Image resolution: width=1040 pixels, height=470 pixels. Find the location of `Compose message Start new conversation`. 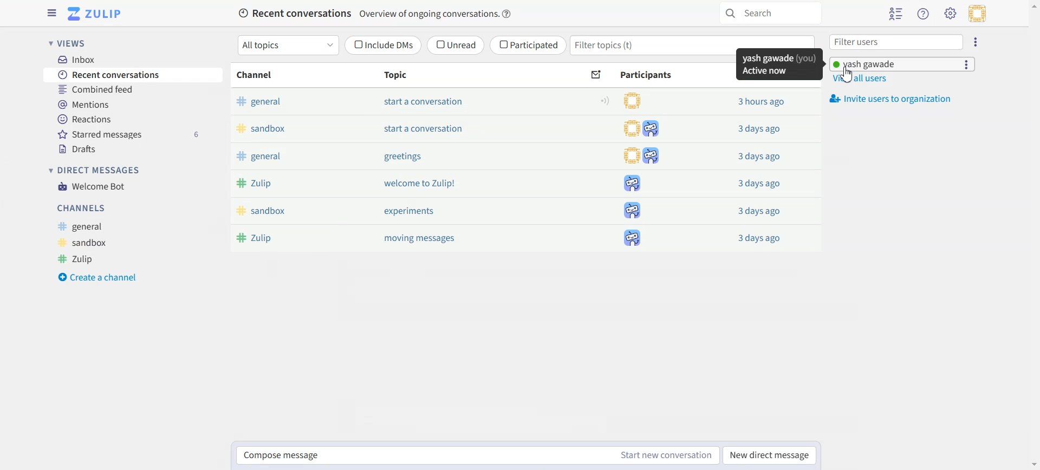

Compose message Start new conversation is located at coordinates (477, 455).